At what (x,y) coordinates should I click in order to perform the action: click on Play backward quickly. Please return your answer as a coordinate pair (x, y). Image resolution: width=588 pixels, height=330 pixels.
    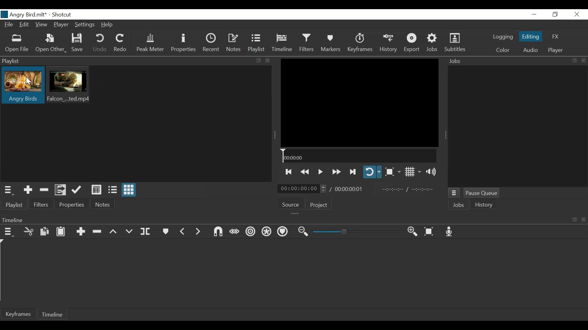
    Looking at the image, I should click on (306, 171).